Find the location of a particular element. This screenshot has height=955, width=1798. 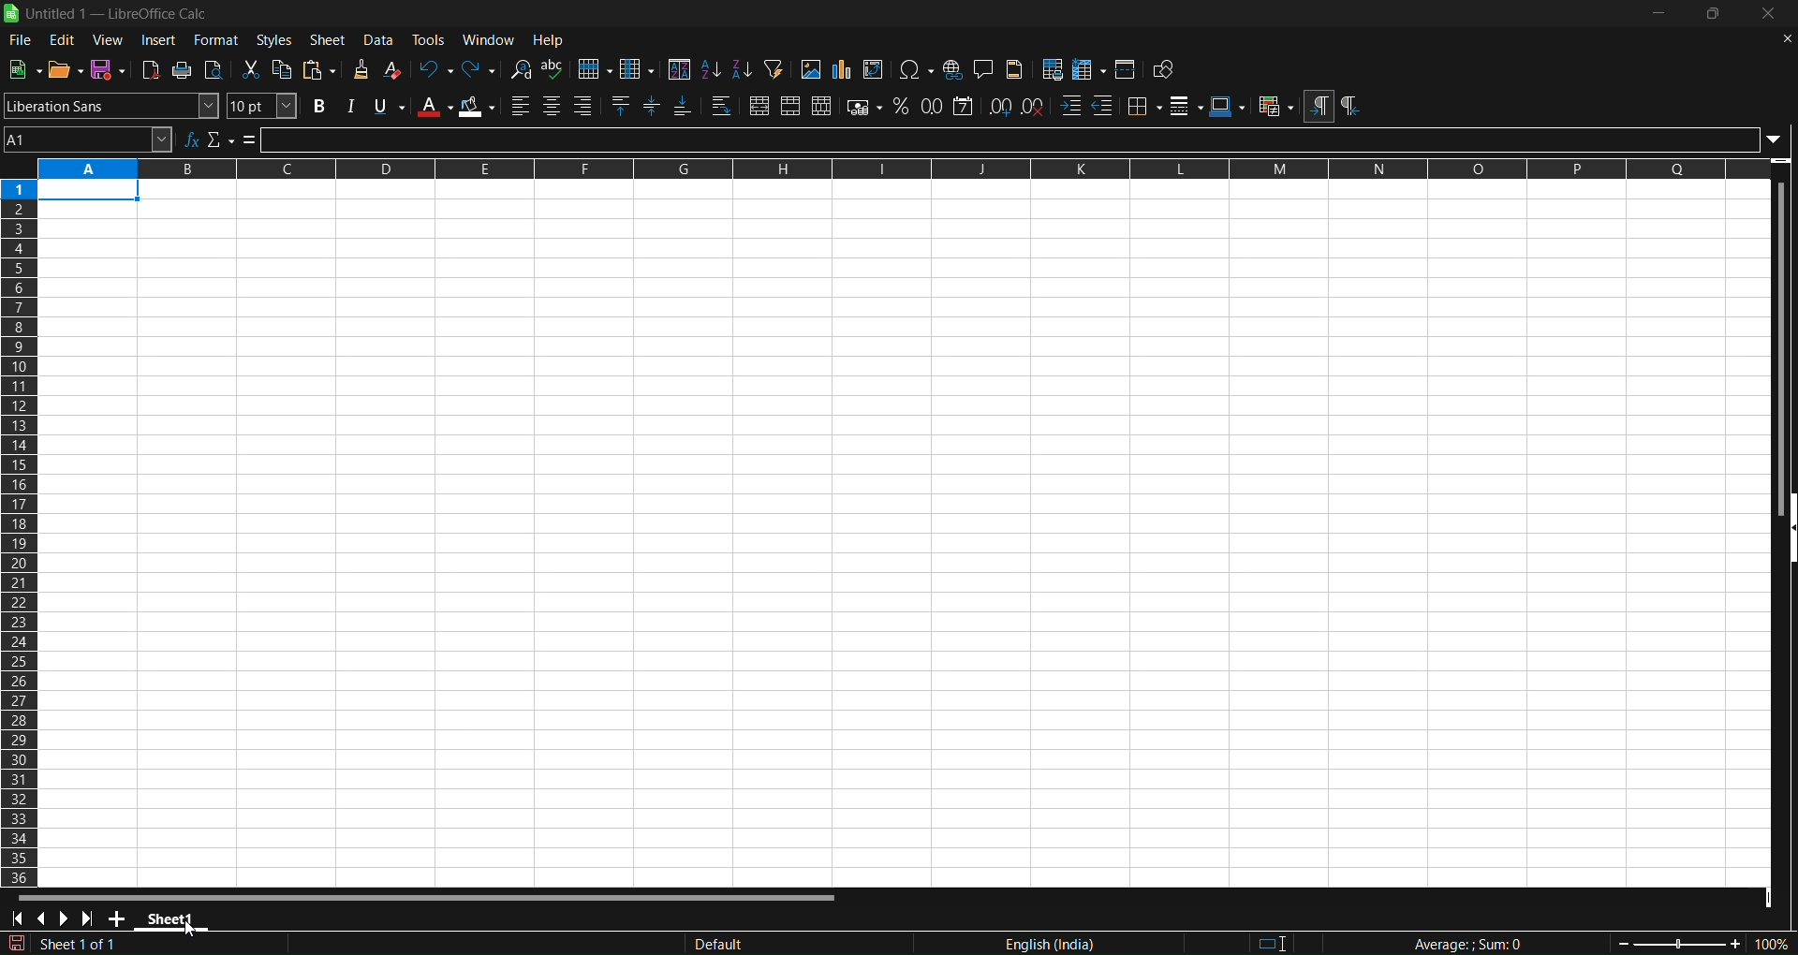

name box is located at coordinates (88, 139).